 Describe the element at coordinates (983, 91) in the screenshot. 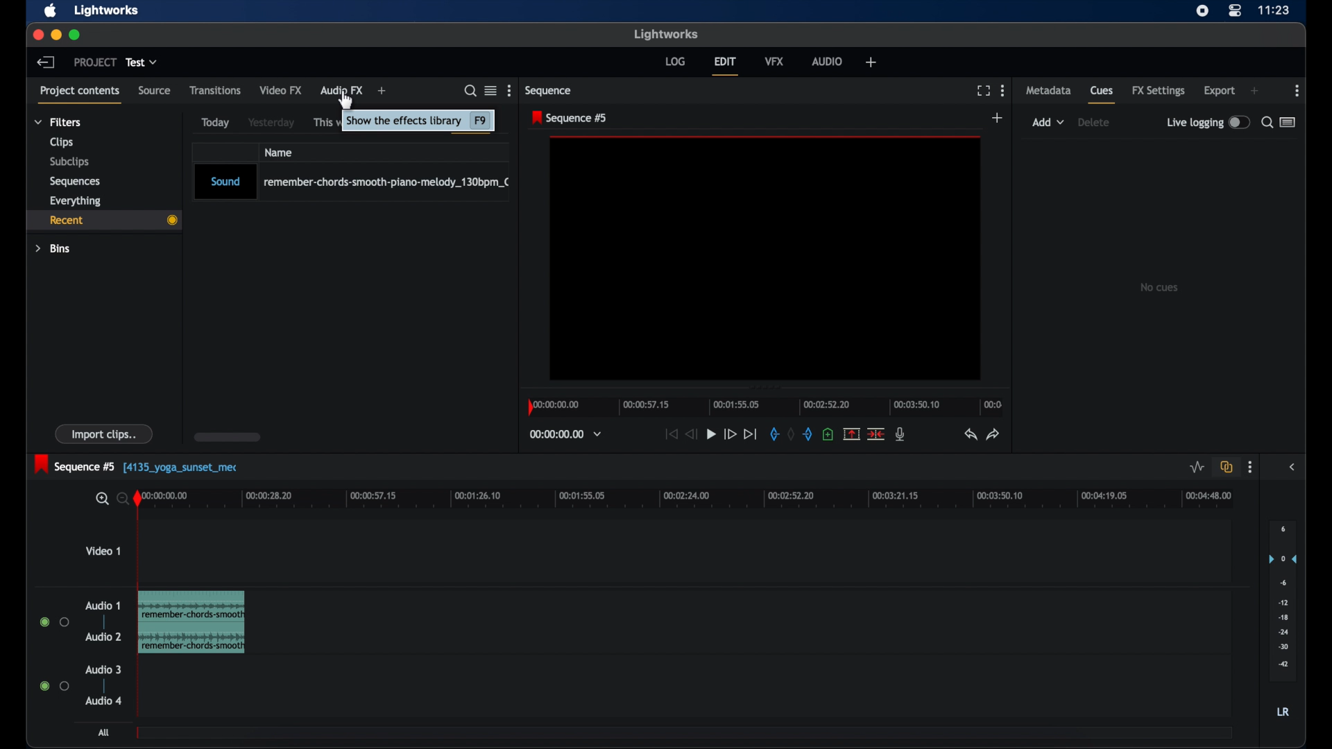

I see `full screen` at that location.